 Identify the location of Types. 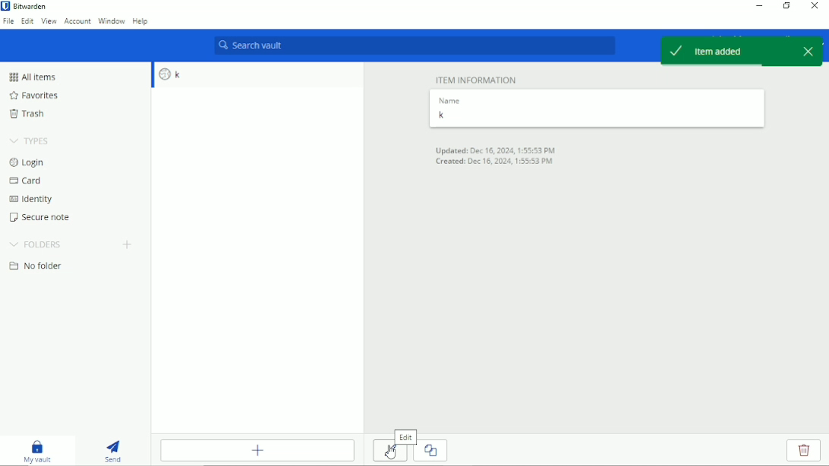
(29, 141).